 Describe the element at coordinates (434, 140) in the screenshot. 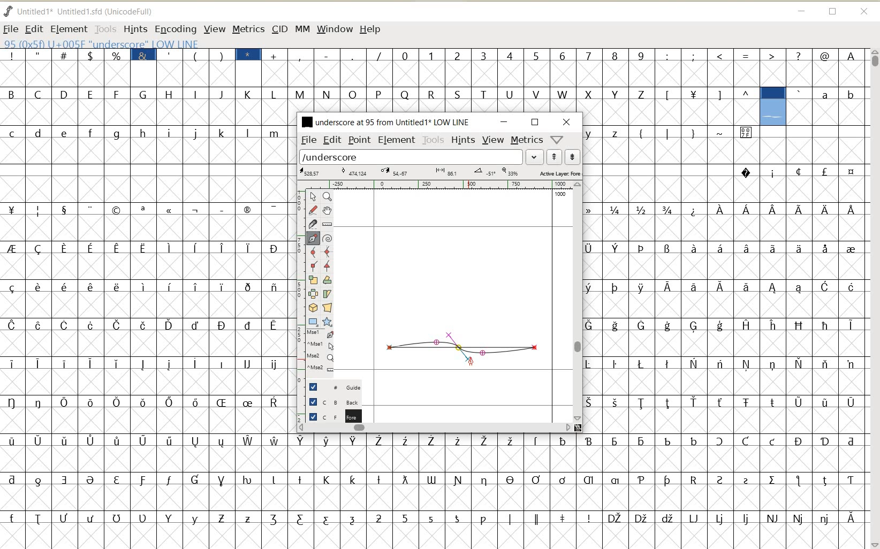

I see `TOOLS` at that location.